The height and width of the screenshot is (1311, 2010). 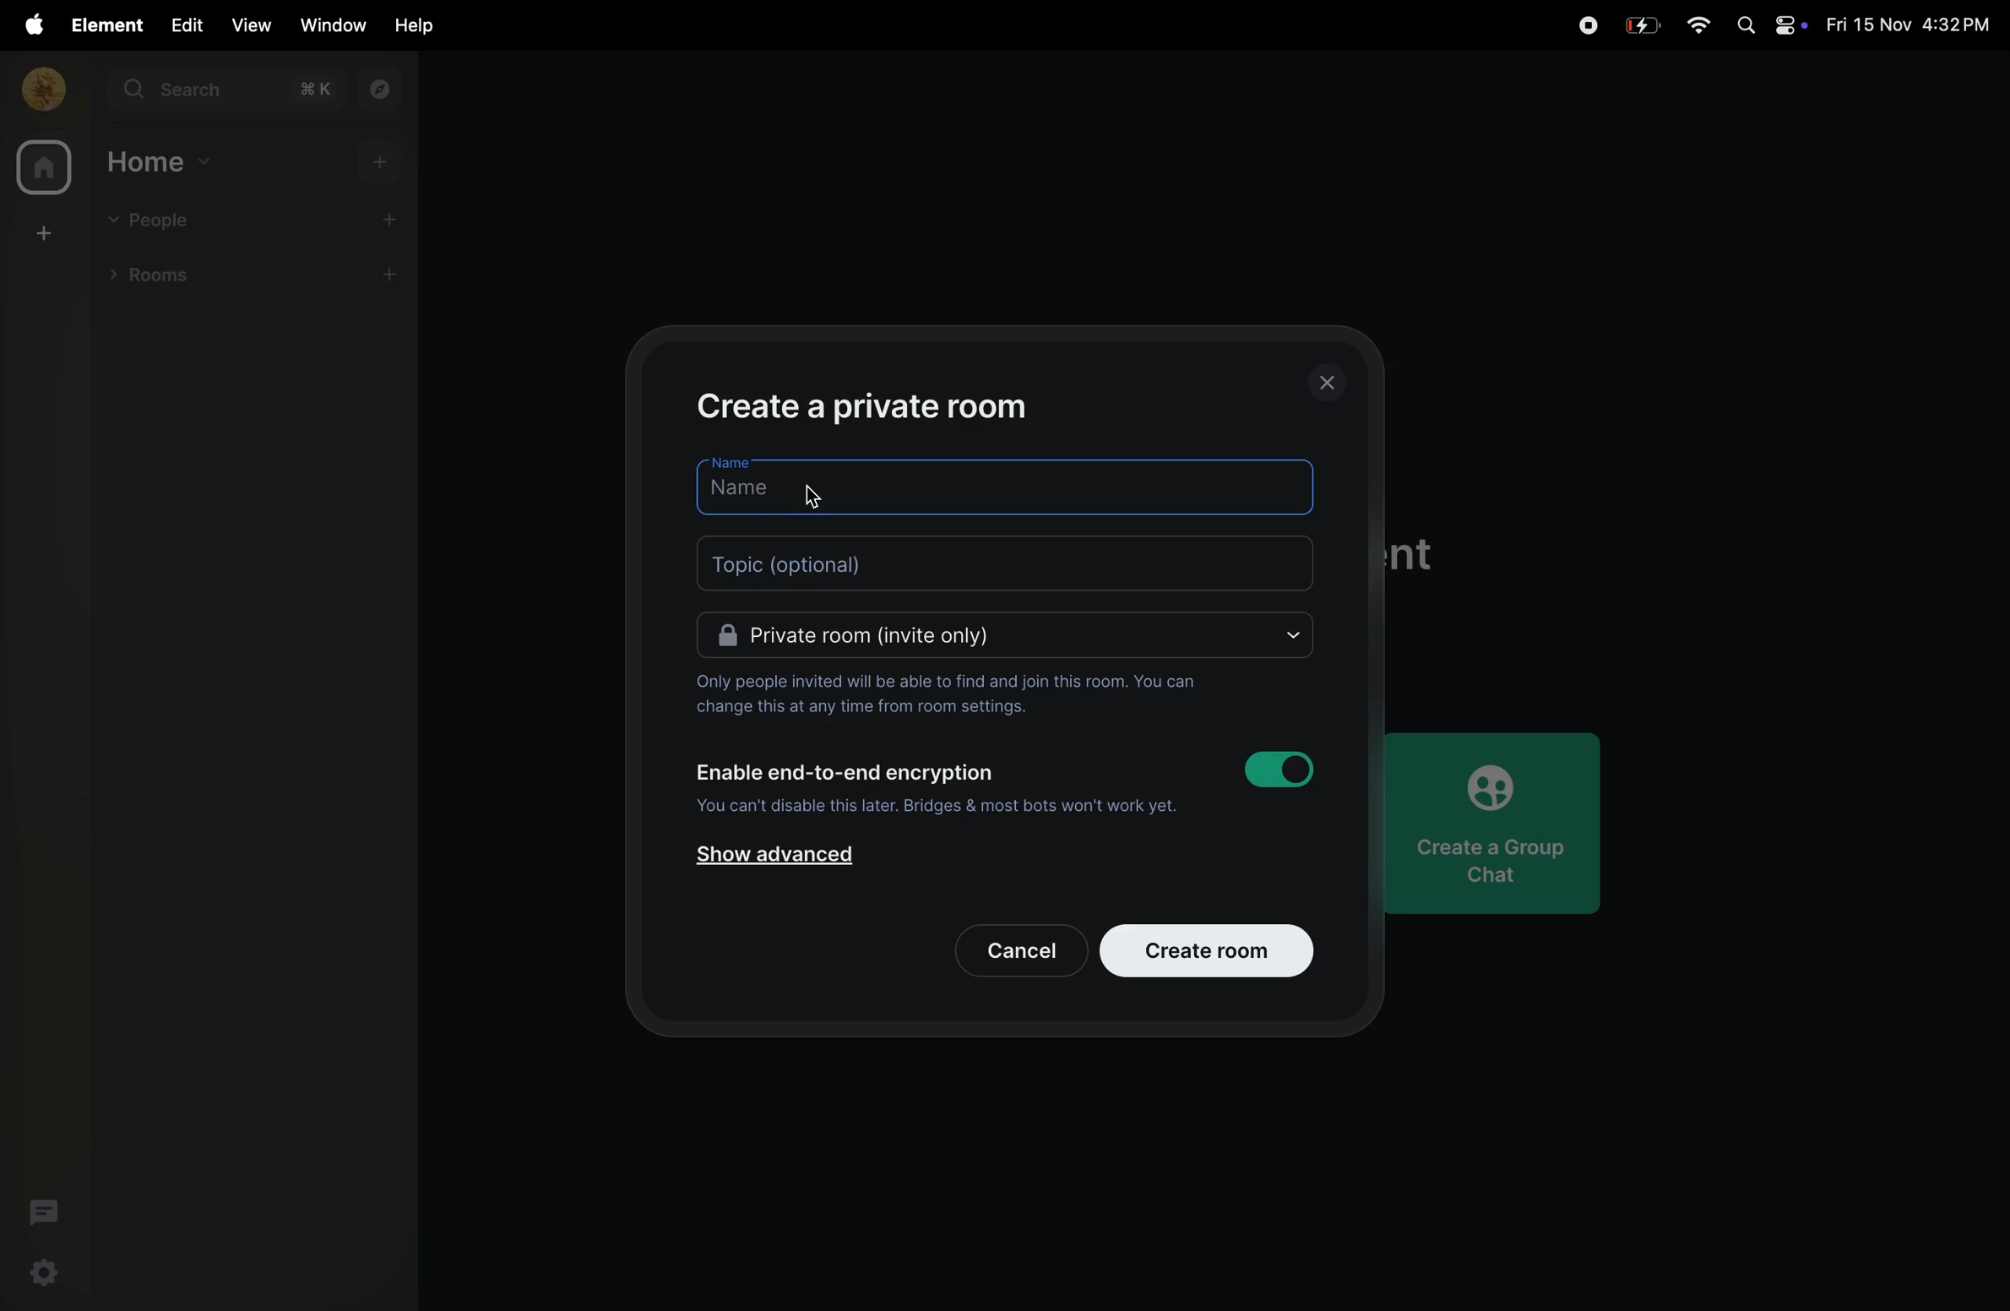 What do you see at coordinates (1767, 26) in the screenshot?
I see `apple widgets` at bounding box center [1767, 26].